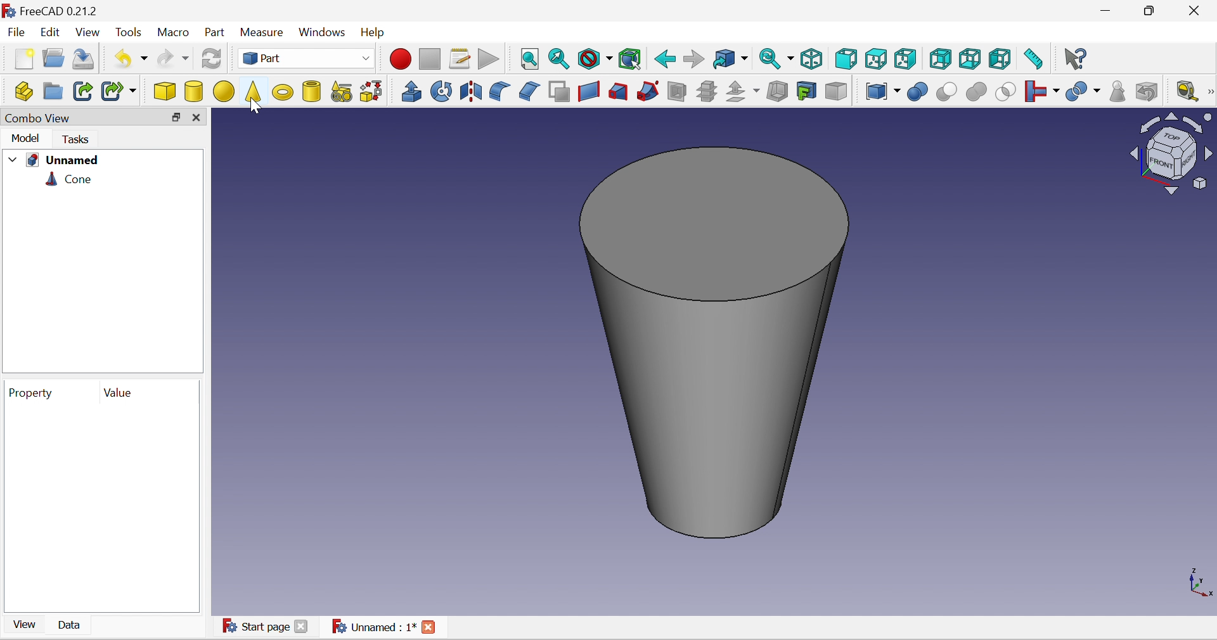 The width and height of the screenshot is (1217, 640). I want to click on [Measure], so click(1209, 90).